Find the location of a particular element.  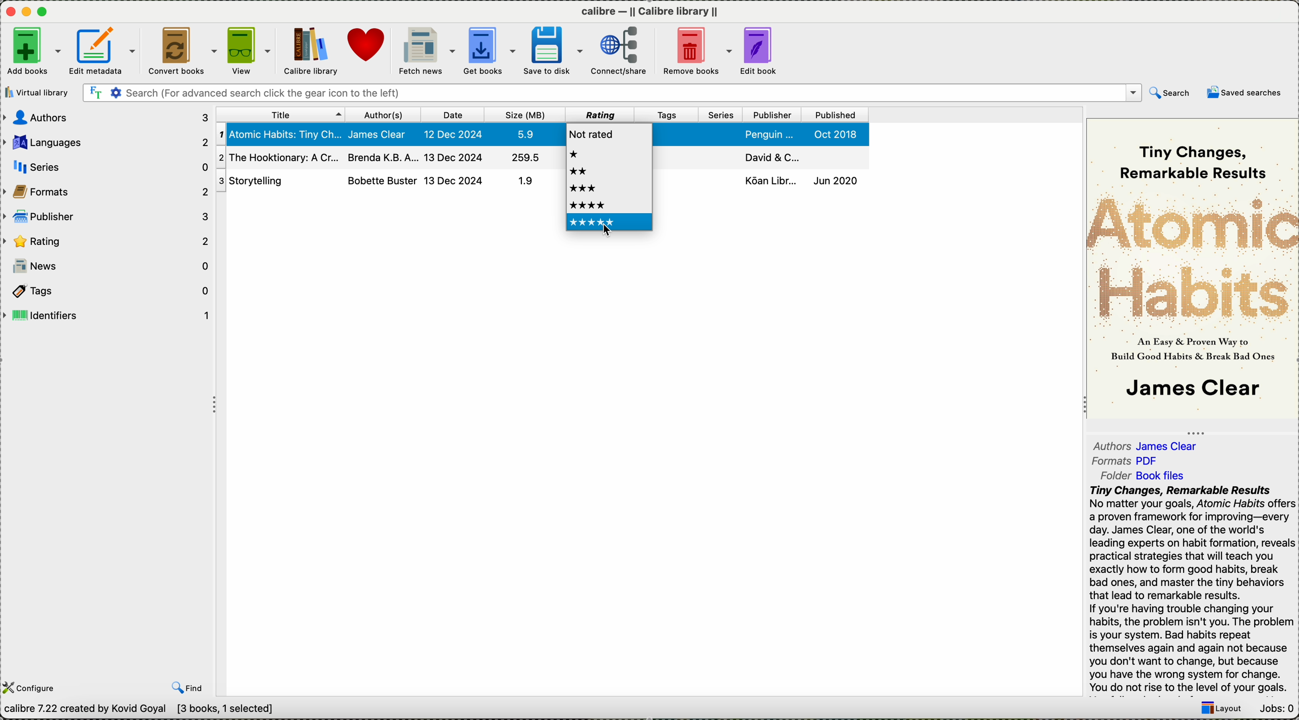

saved searches is located at coordinates (1248, 93).